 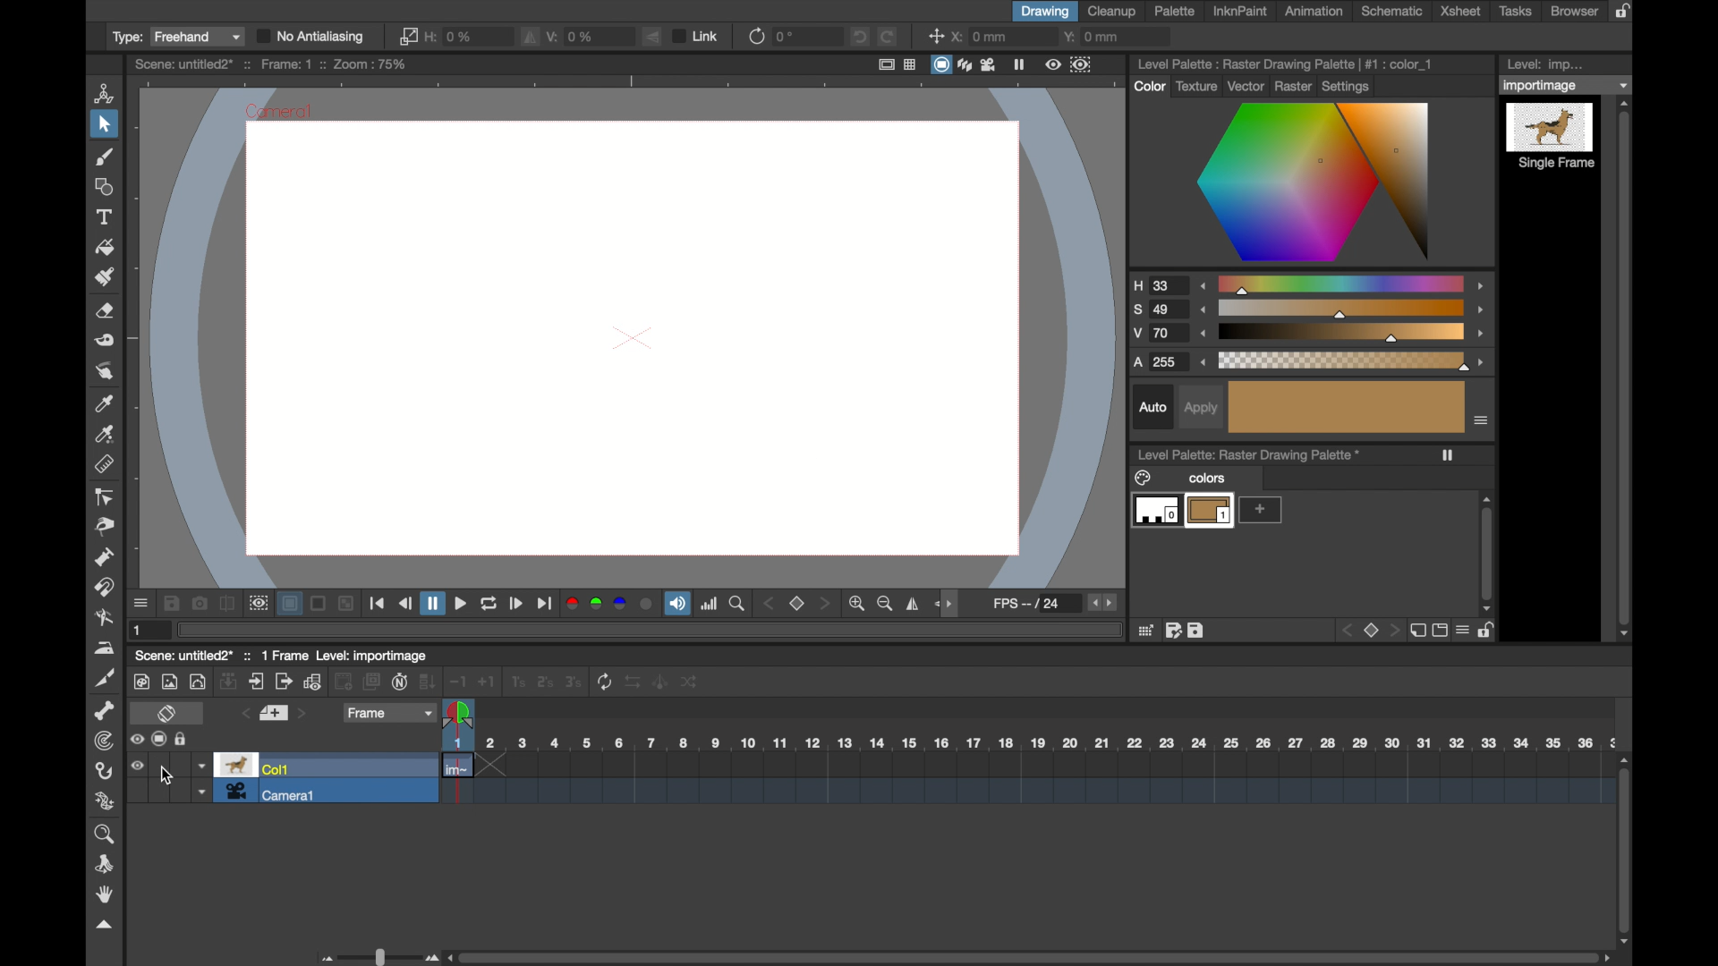 What do you see at coordinates (740, 605) in the screenshot?
I see `zoom` at bounding box center [740, 605].